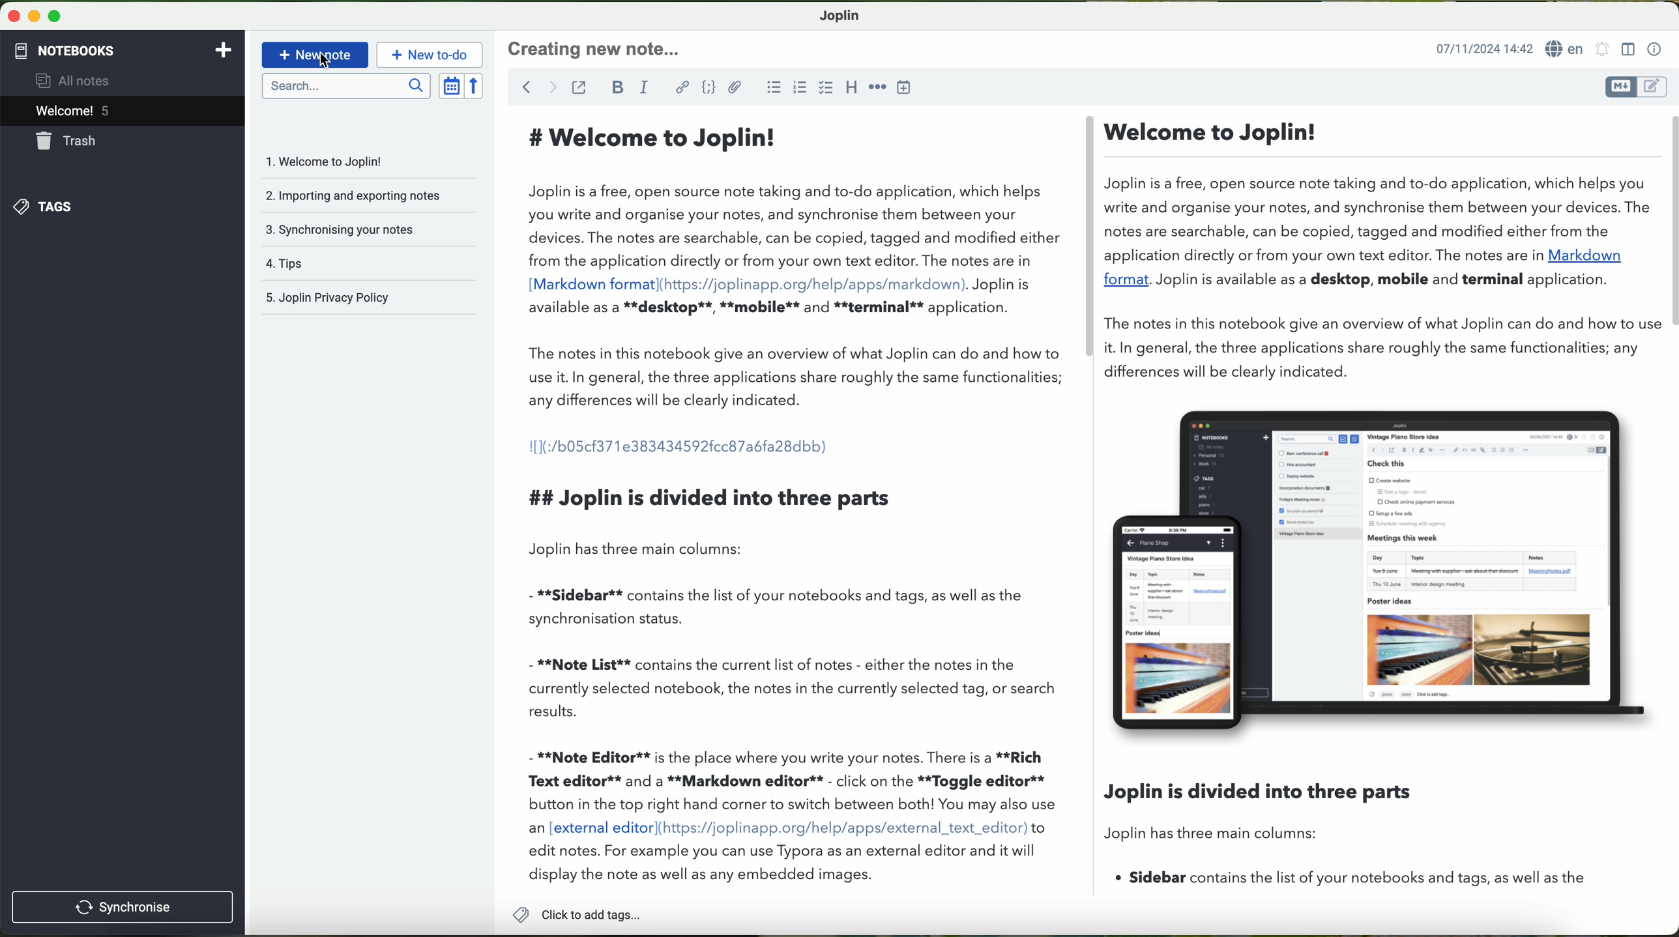  Describe the element at coordinates (907, 87) in the screenshot. I see `insert time` at that location.